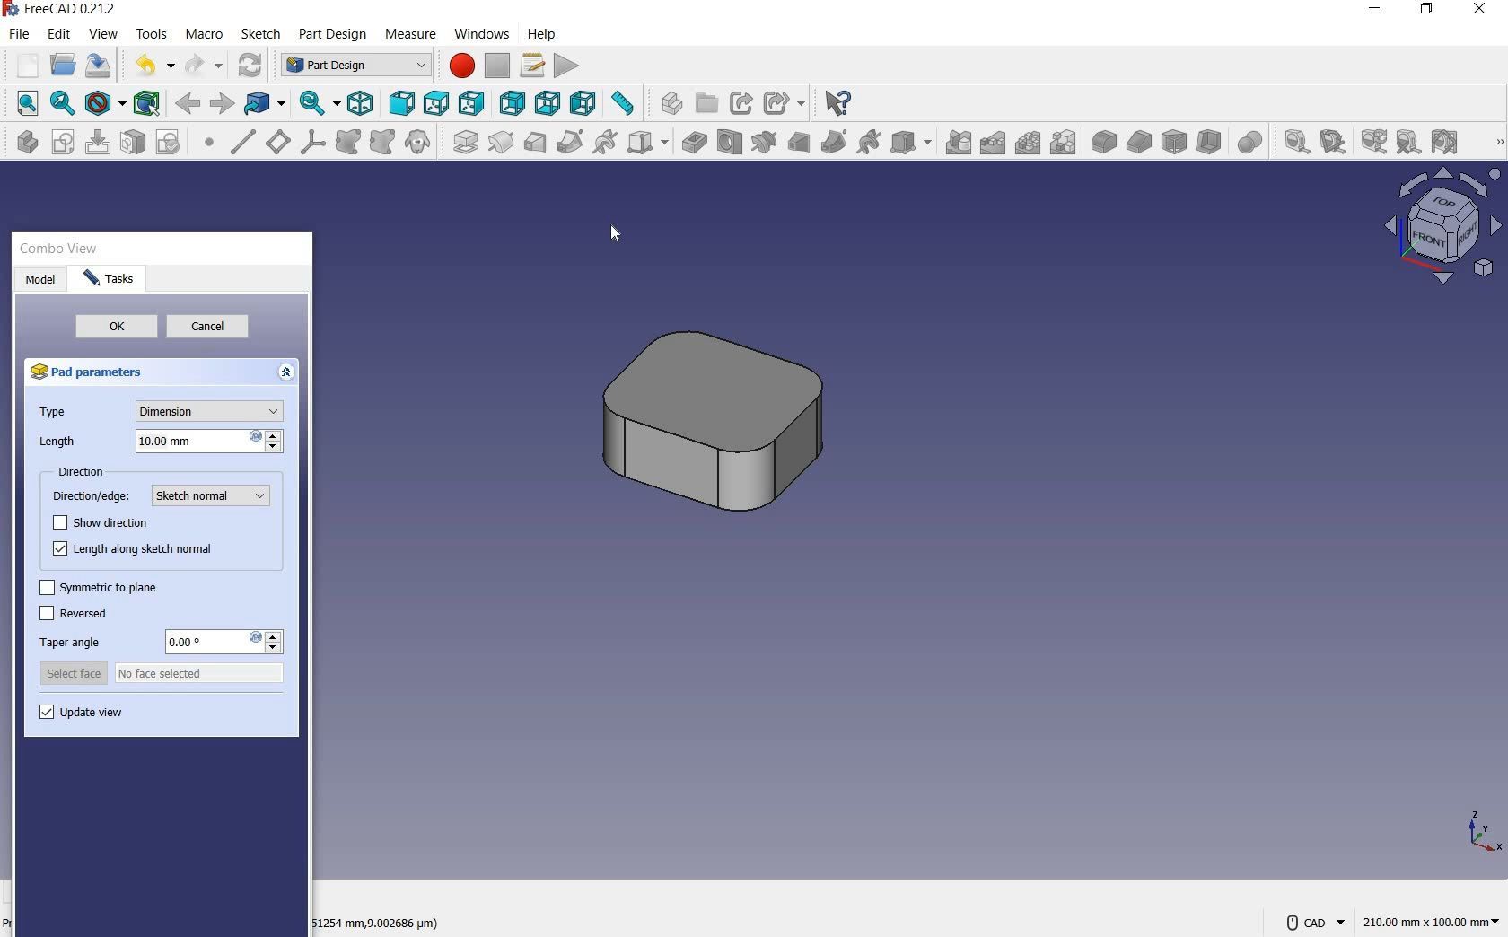 This screenshot has height=937, width=1508. Describe the element at coordinates (161, 411) in the screenshot. I see `type` at that location.